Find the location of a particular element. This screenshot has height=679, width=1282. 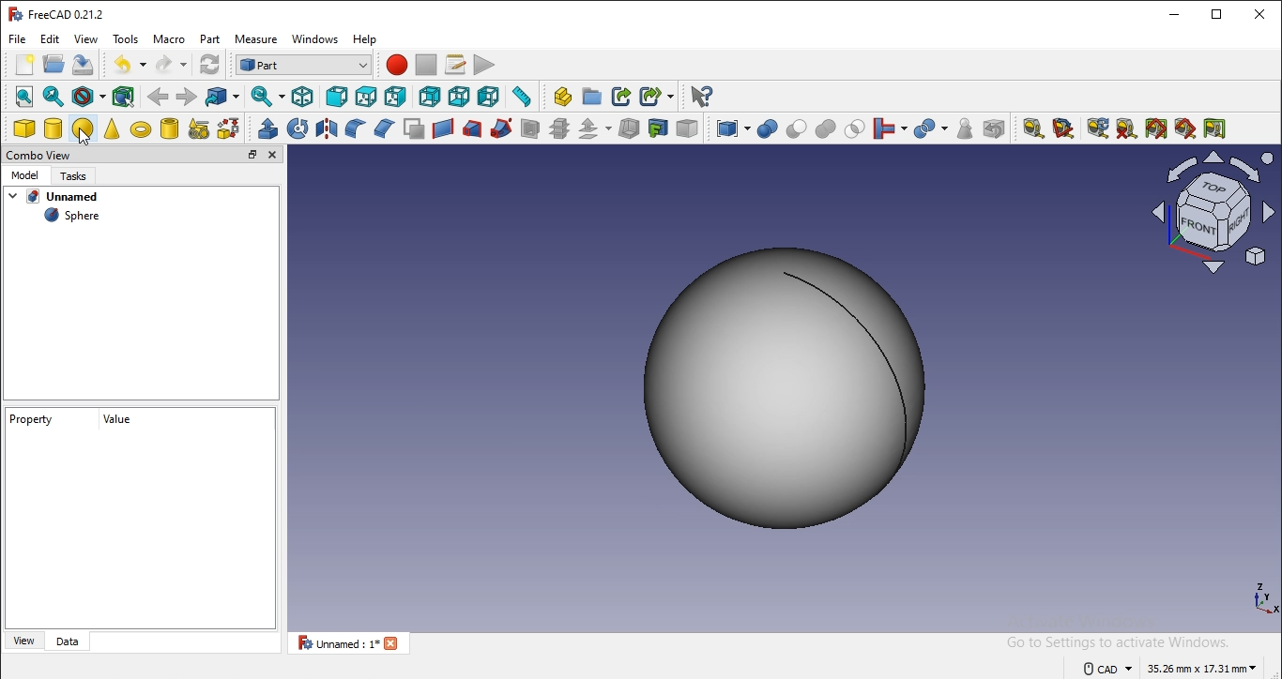

fit selection is located at coordinates (52, 96).